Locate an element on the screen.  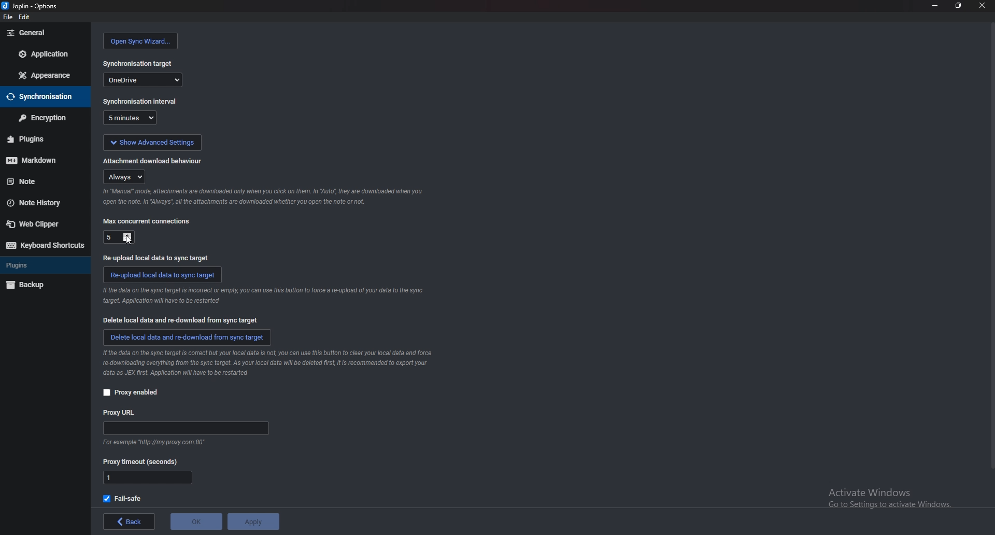
note is located at coordinates (41, 182).